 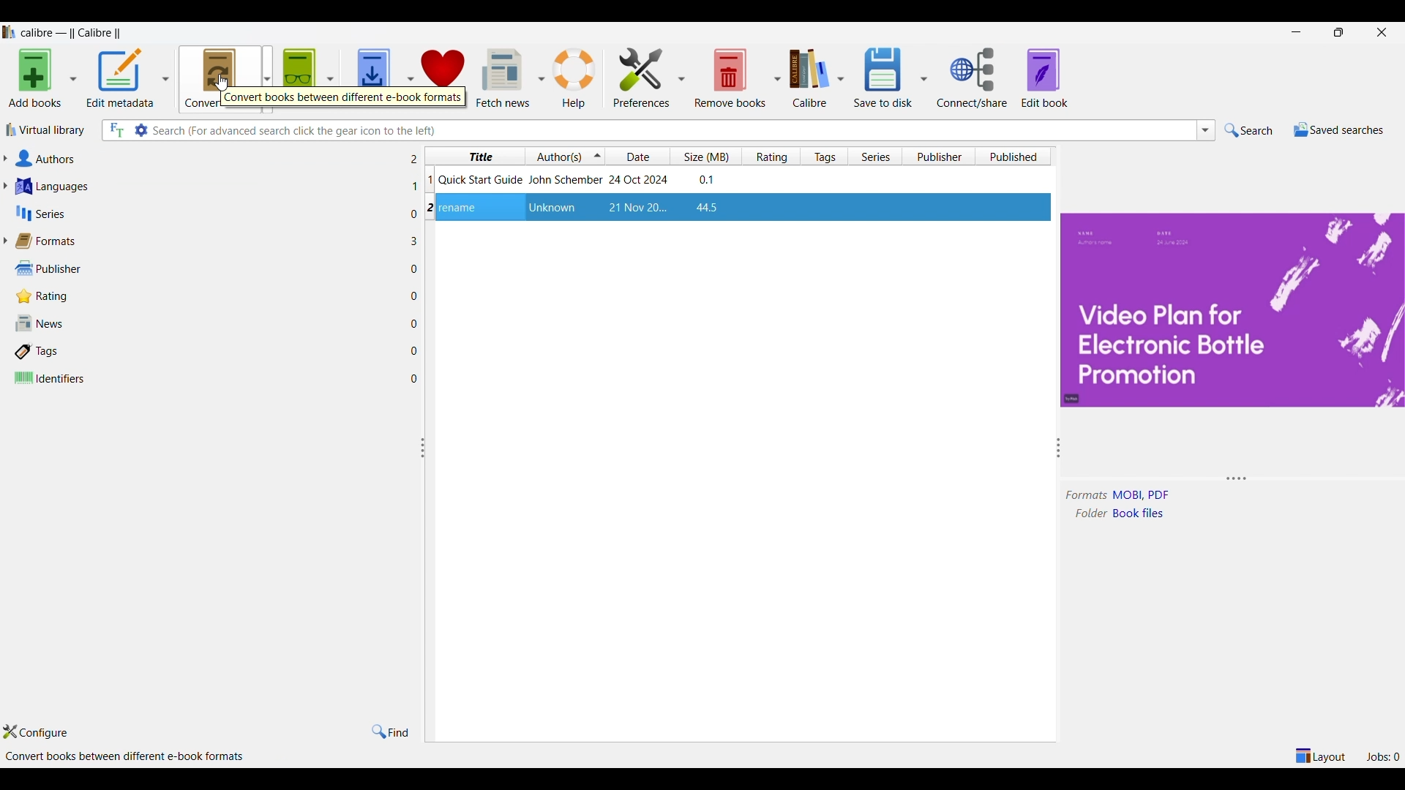 I want to click on Edit metadata, so click(x=120, y=78).